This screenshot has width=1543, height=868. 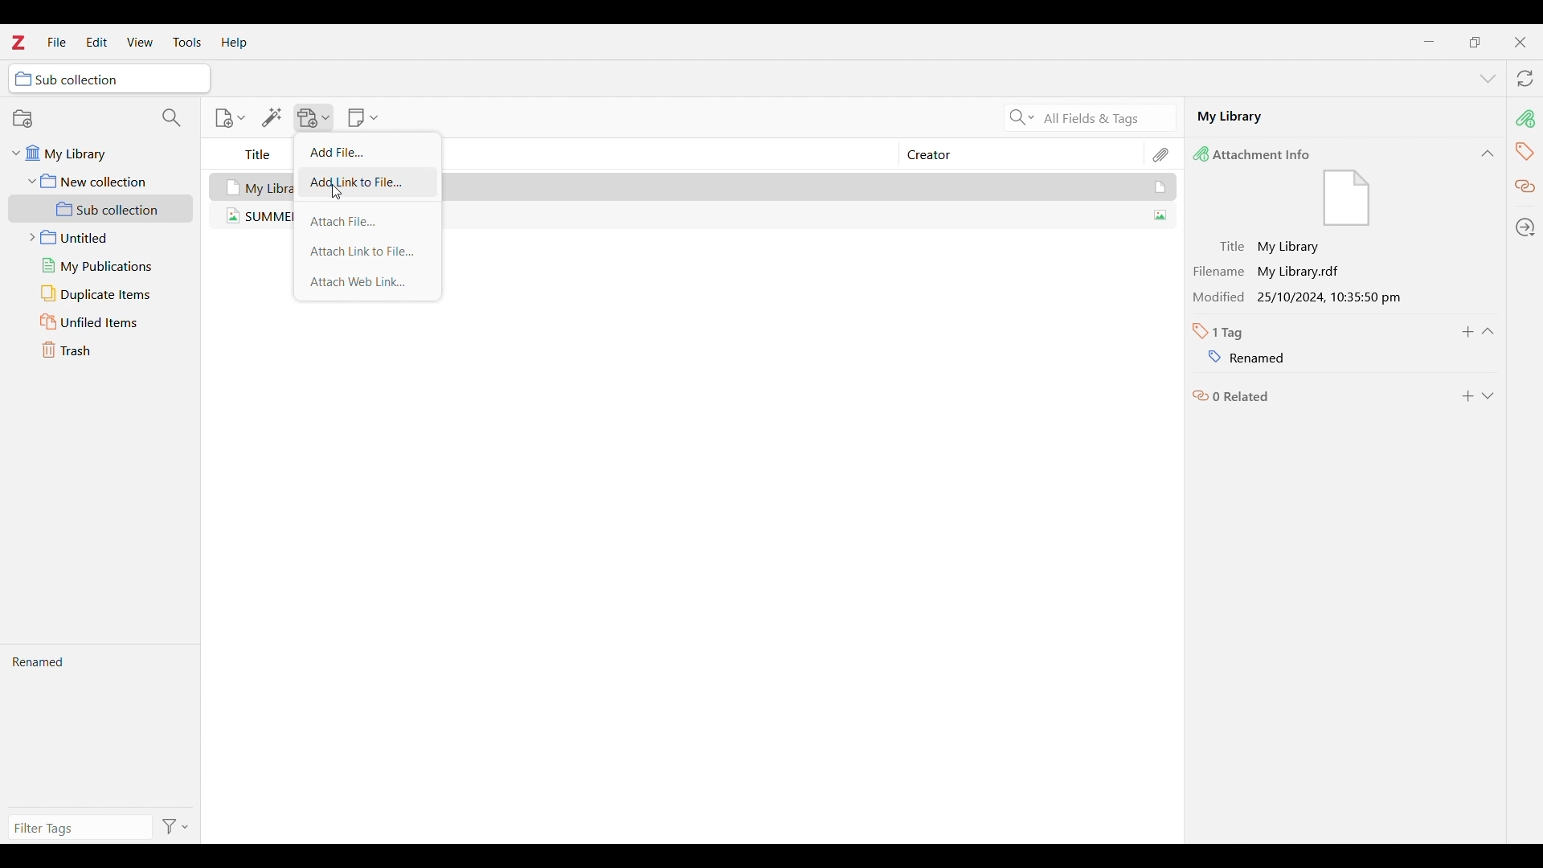 I want to click on Attachment info, so click(x=1526, y=119).